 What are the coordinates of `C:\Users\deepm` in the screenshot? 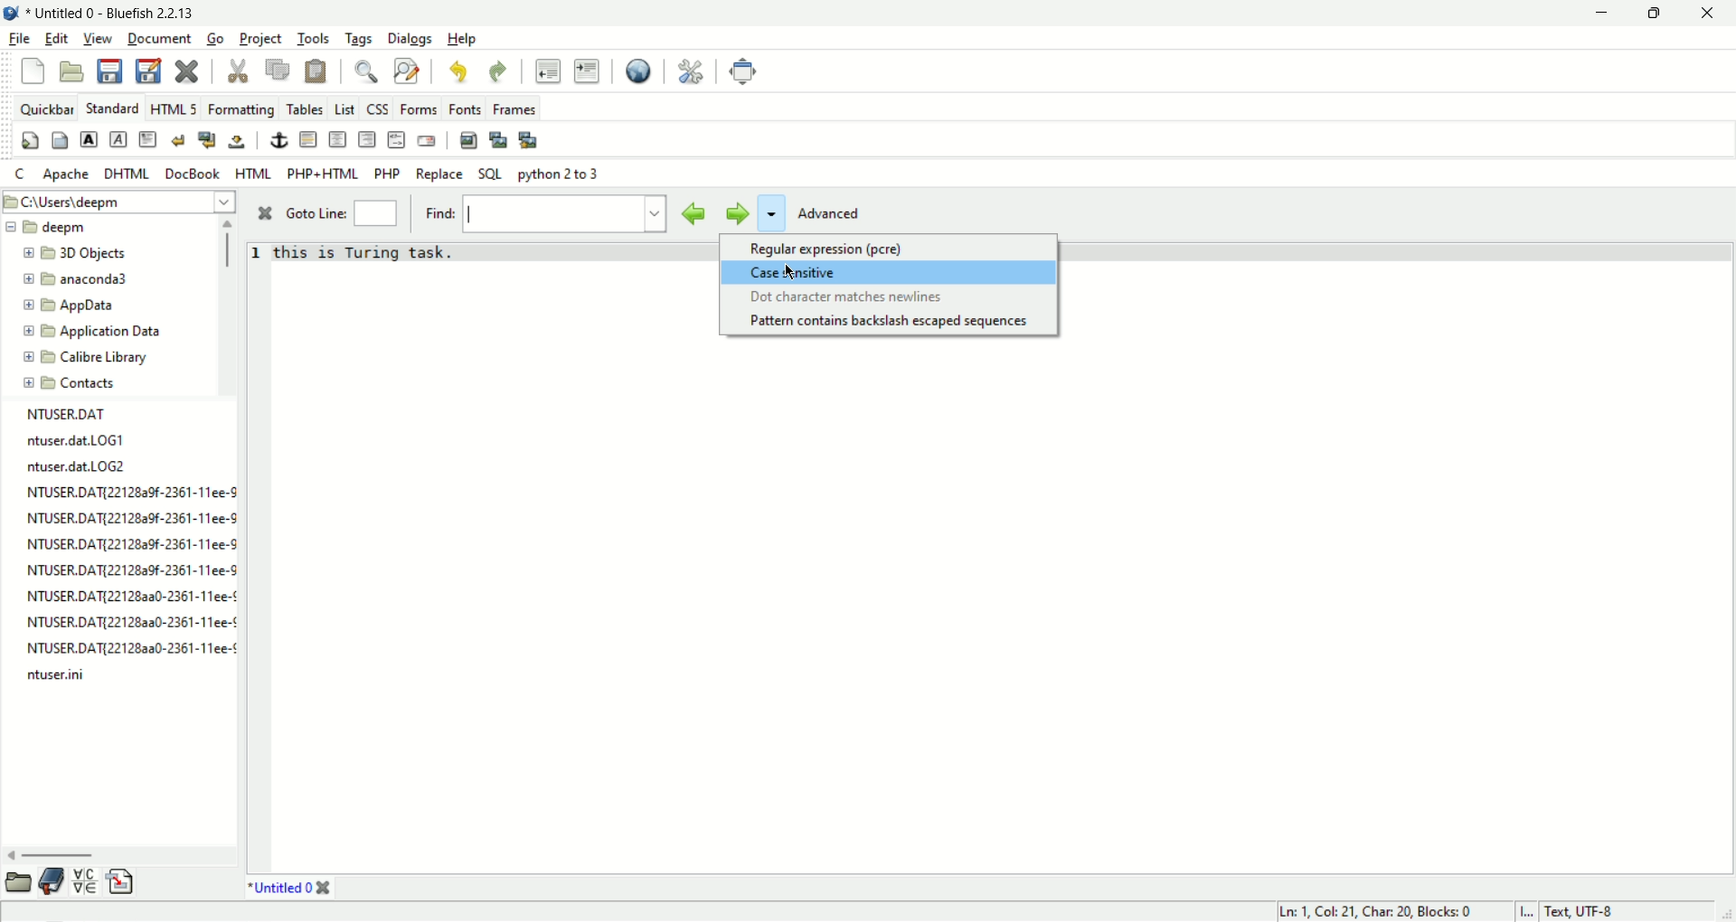 It's located at (120, 200).